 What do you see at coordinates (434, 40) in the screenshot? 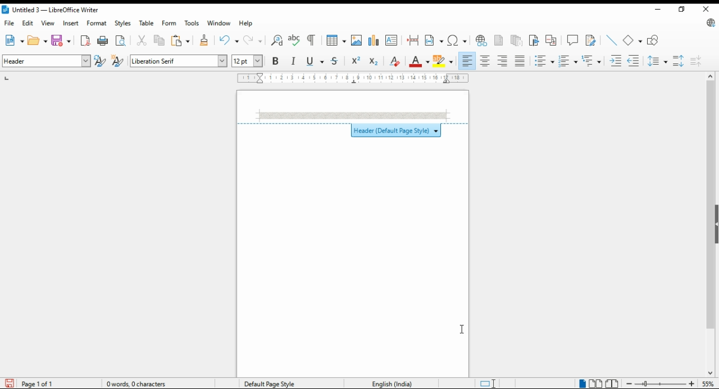
I see `insert field` at bounding box center [434, 40].